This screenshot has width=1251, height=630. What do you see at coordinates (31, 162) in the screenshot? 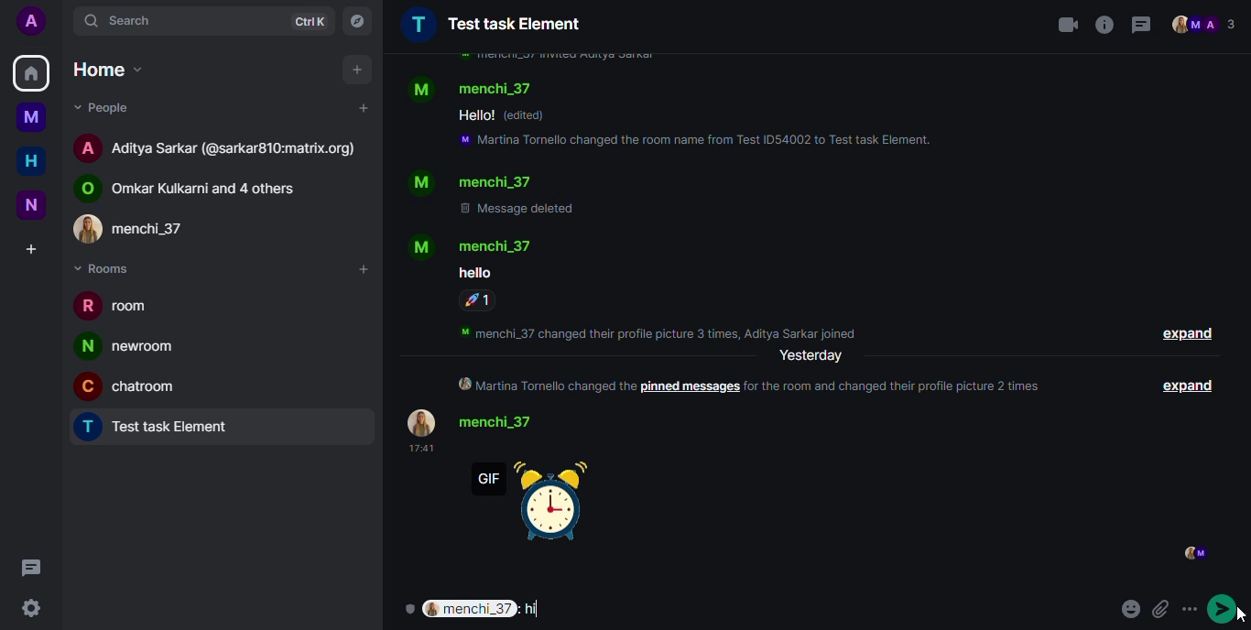
I see `home` at bounding box center [31, 162].